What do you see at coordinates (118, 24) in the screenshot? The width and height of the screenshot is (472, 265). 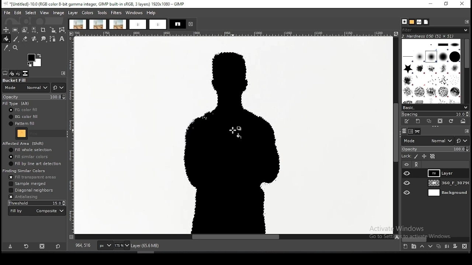 I see `project tab` at bounding box center [118, 24].